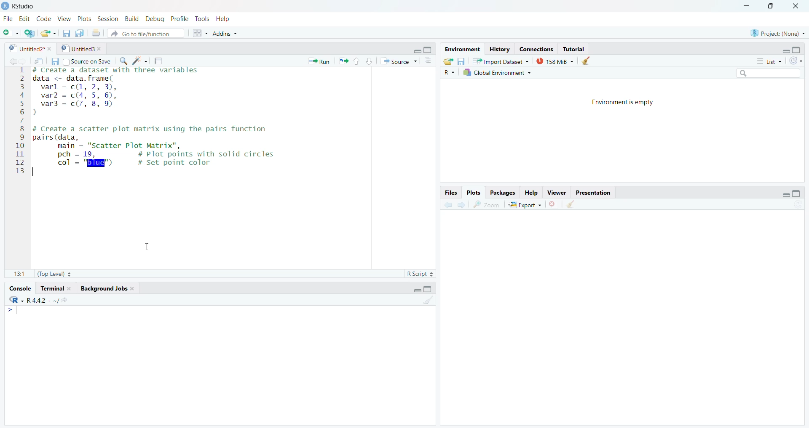 The width and height of the screenshot is (809, 428). I want to click on R Script 3, so click(422, 273).